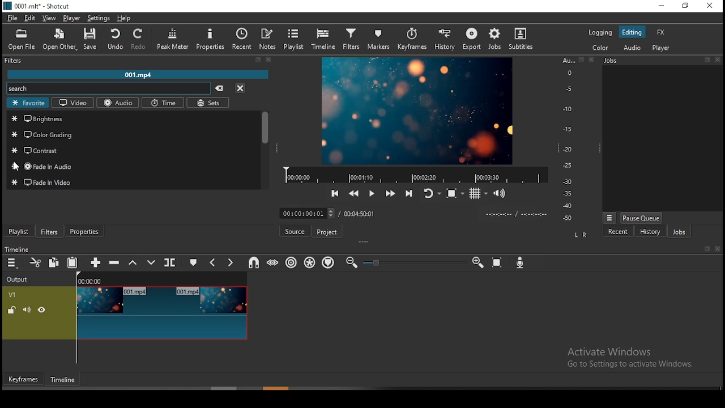 This screenshot has width=725, height=408. I want to click on volume control, so click(500, 193).